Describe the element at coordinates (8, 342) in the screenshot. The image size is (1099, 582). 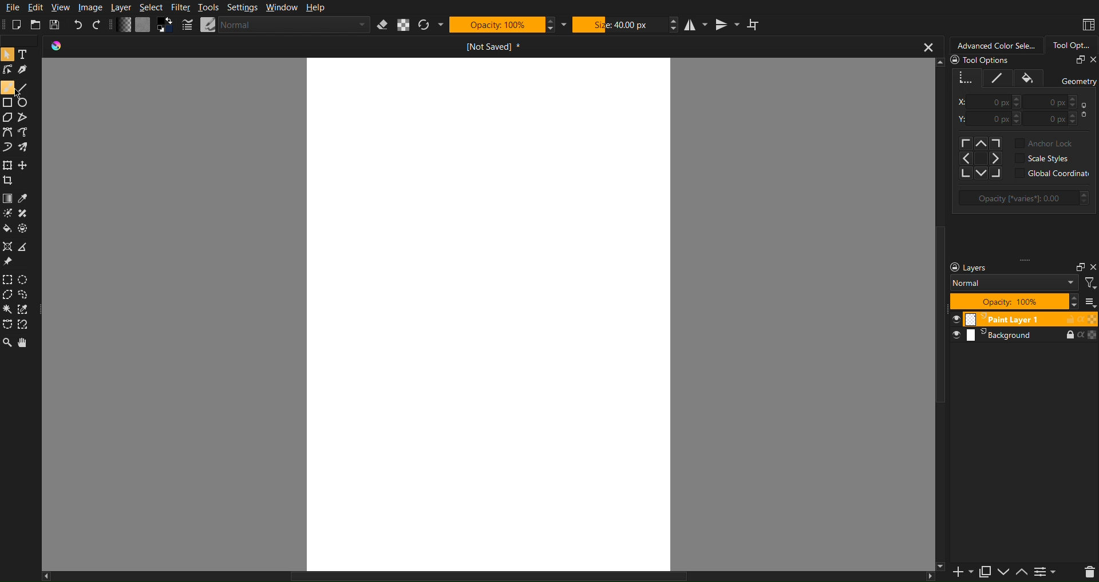
I see `Zoom` at that location.